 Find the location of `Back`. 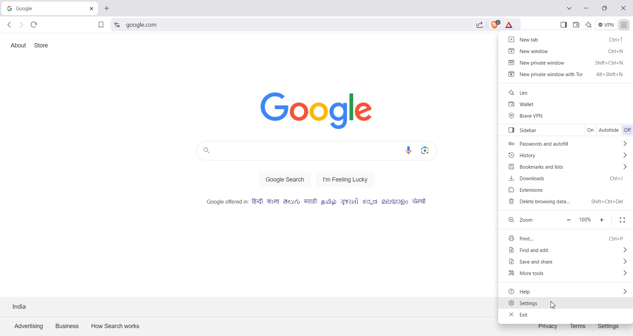

Back is located at coordinates (10, 25).